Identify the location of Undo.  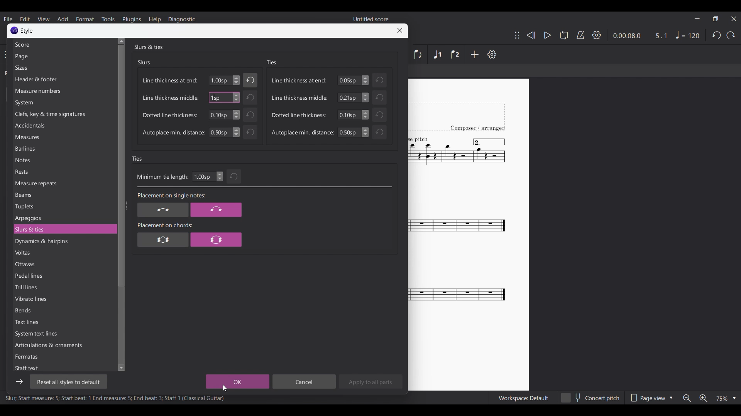
(250, 132).